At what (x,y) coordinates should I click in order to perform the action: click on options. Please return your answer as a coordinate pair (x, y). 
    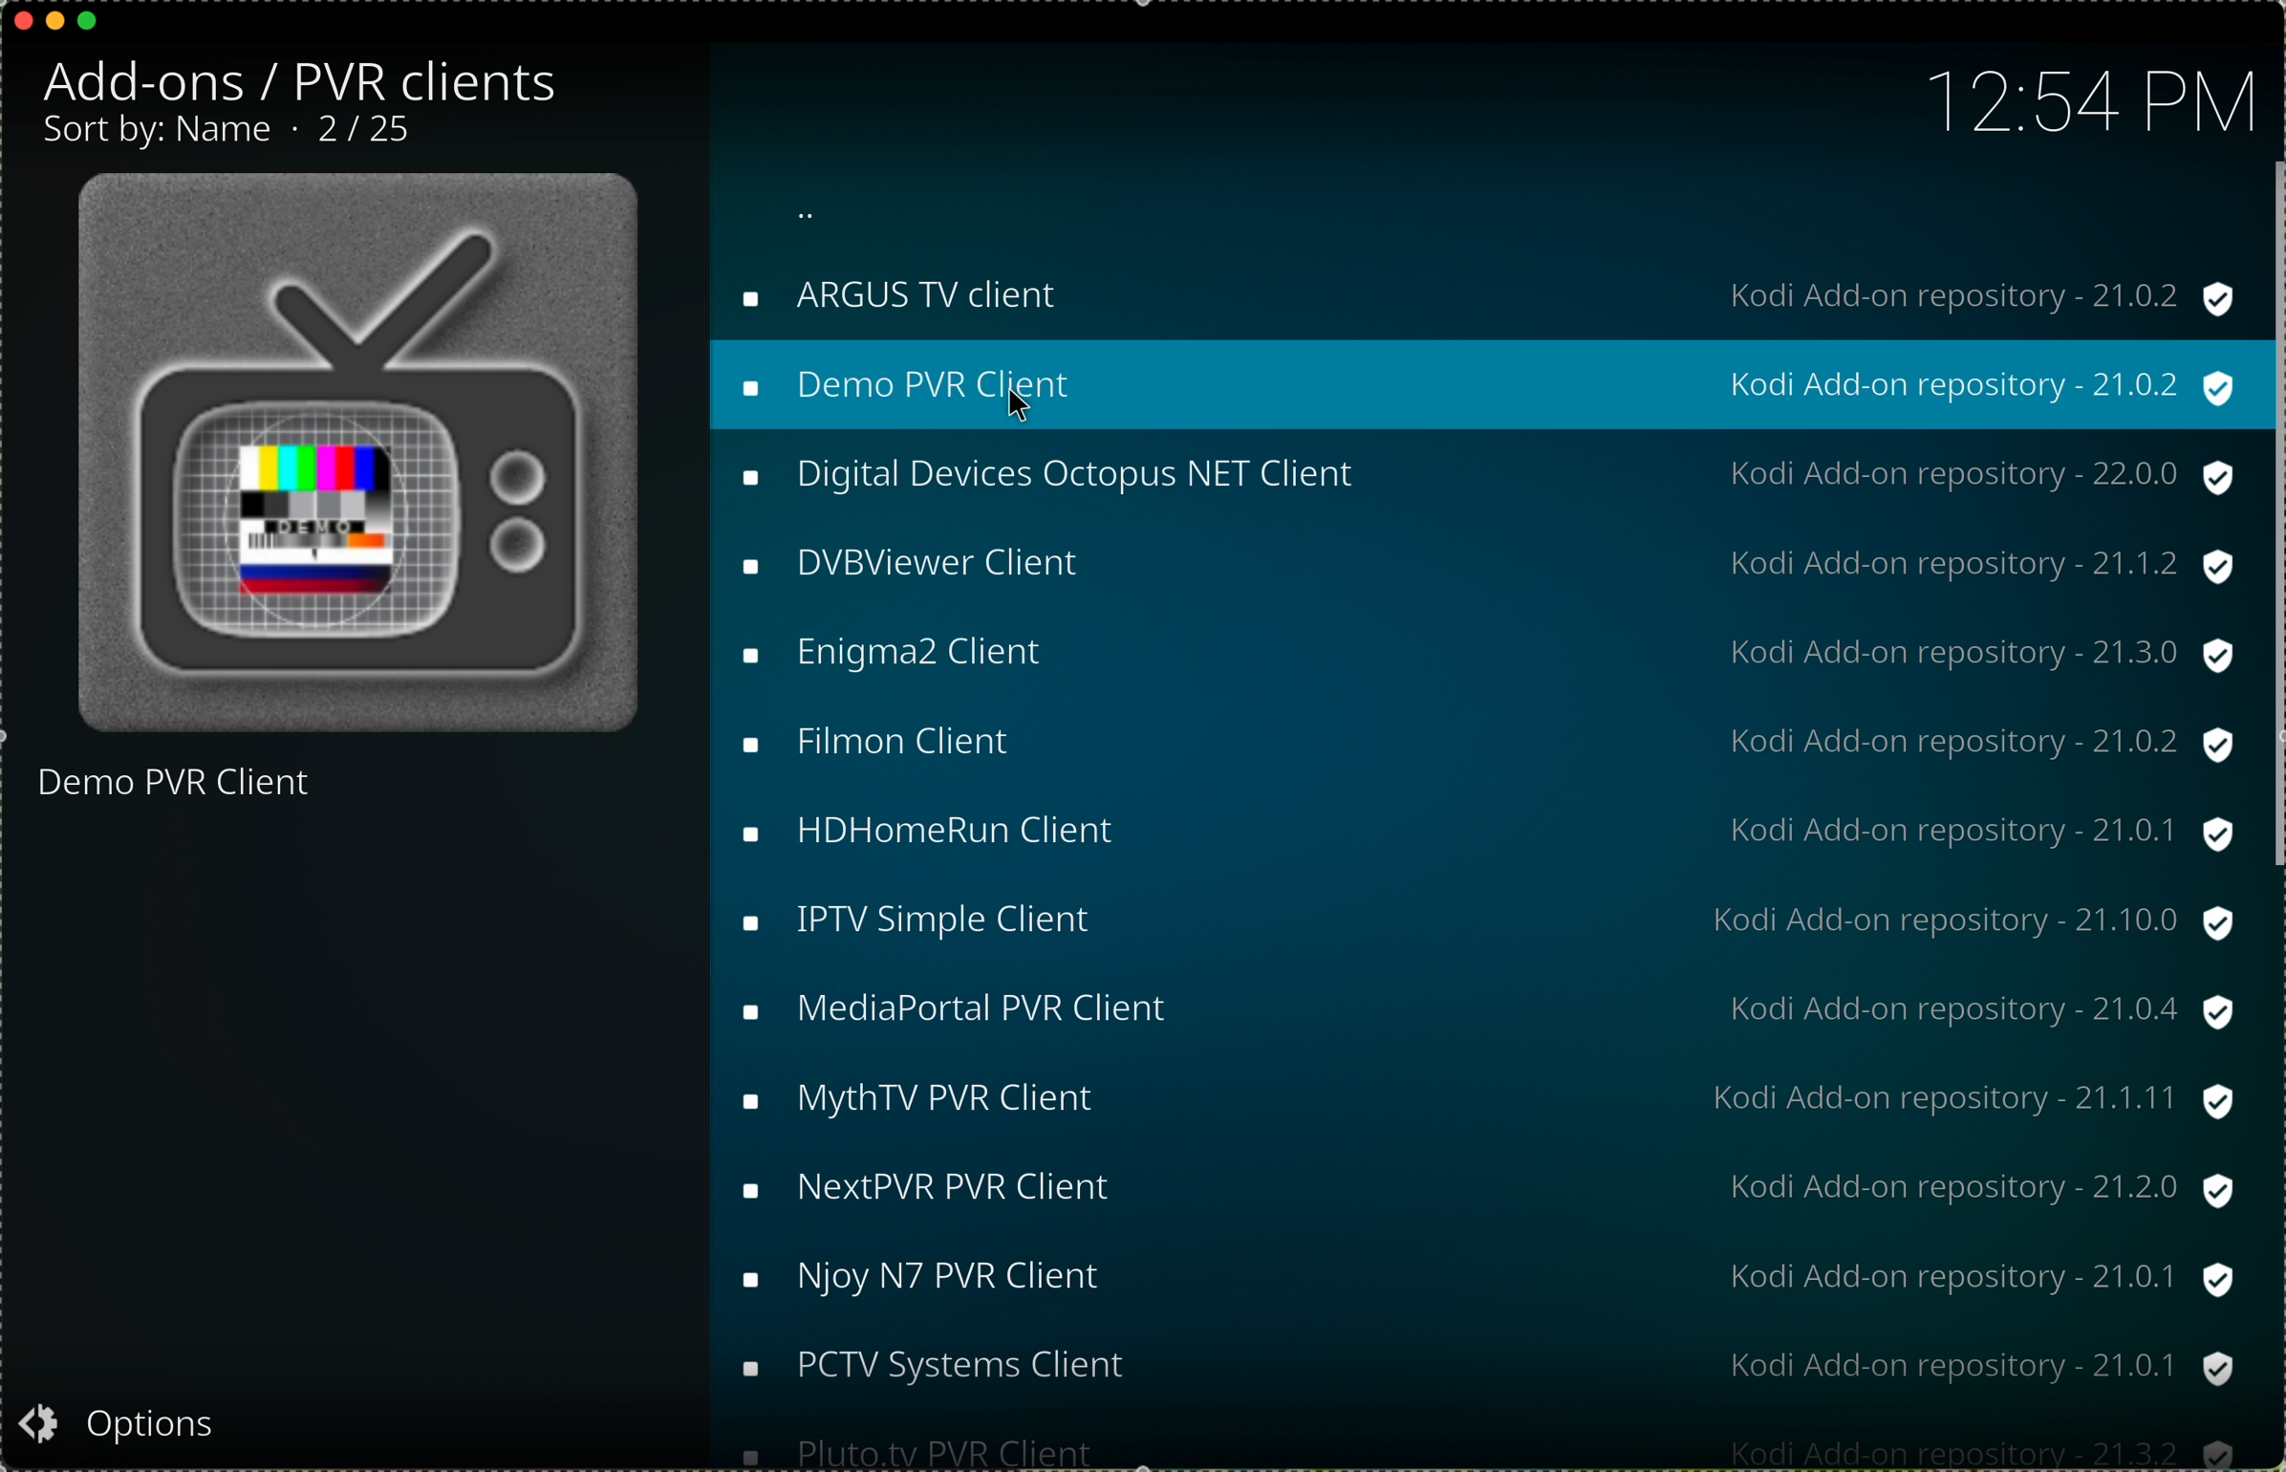
    Looking at the image, I should click on (124, 1421).